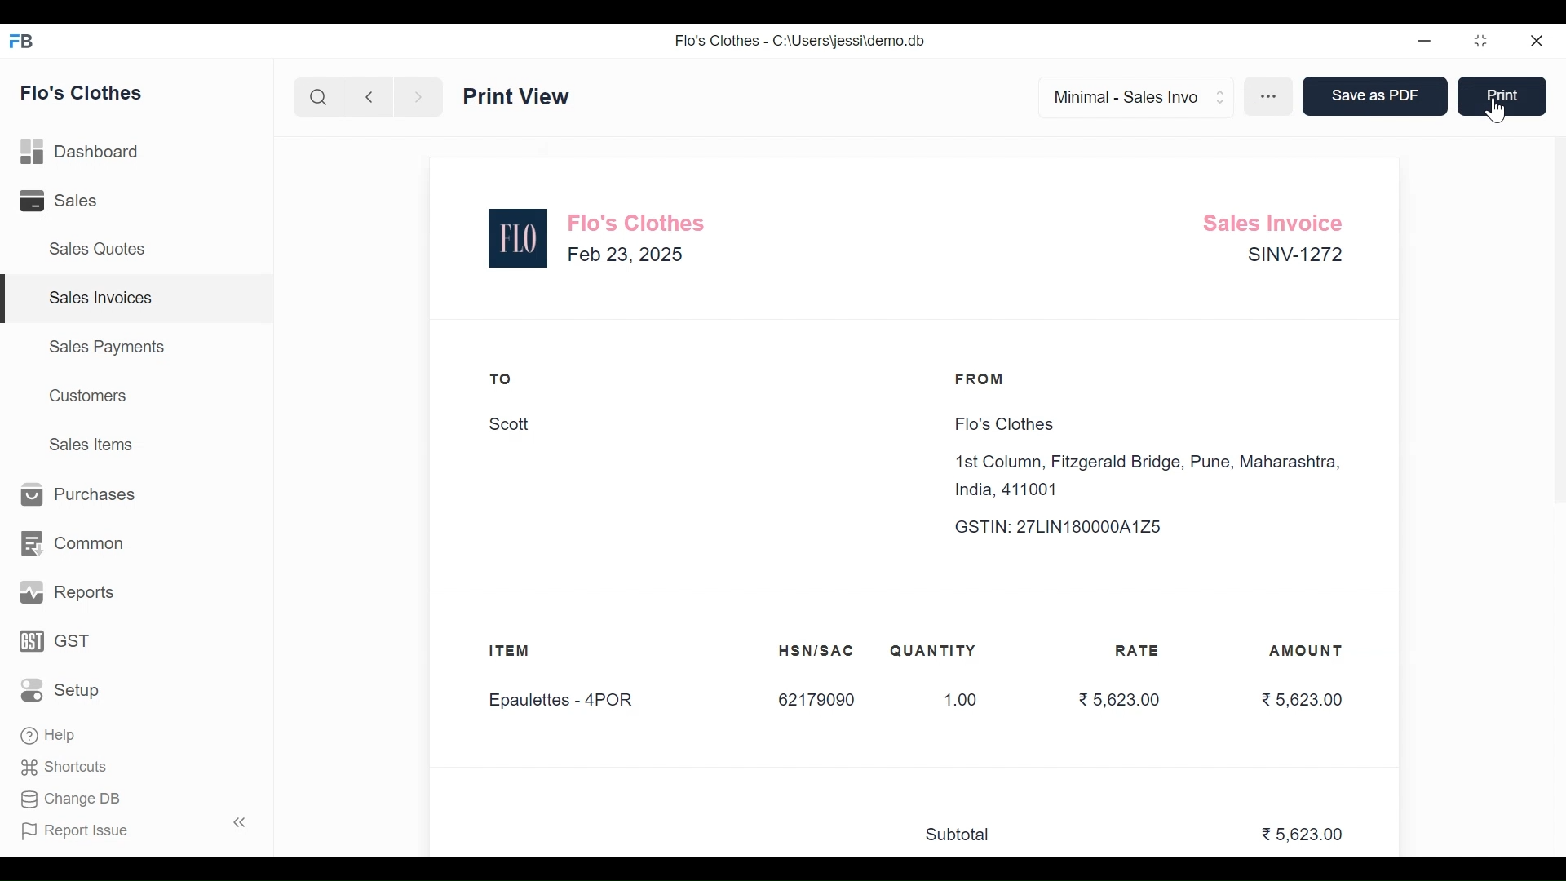  What do you see at coordinates (69, 767) in the screenshot?
I see `' Shortcuts` at bounding box center [69, 767].